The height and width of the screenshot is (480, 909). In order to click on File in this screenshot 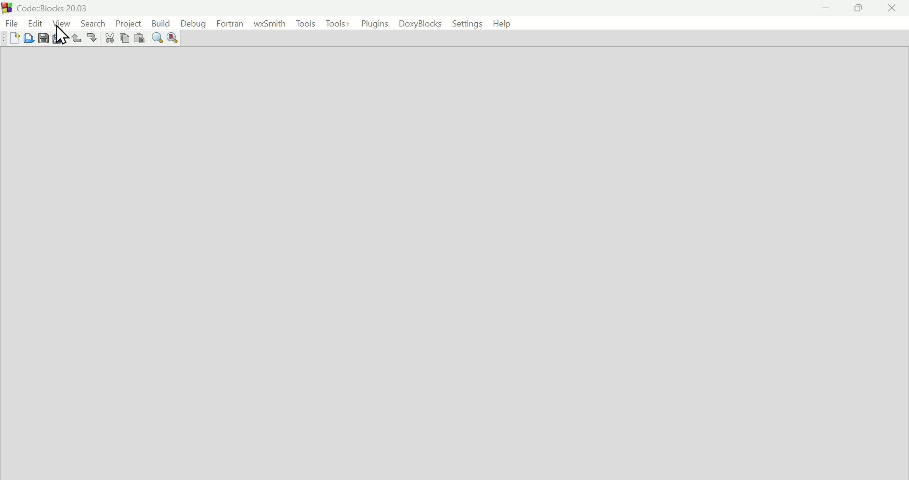, I will do `click(10, 22)`.